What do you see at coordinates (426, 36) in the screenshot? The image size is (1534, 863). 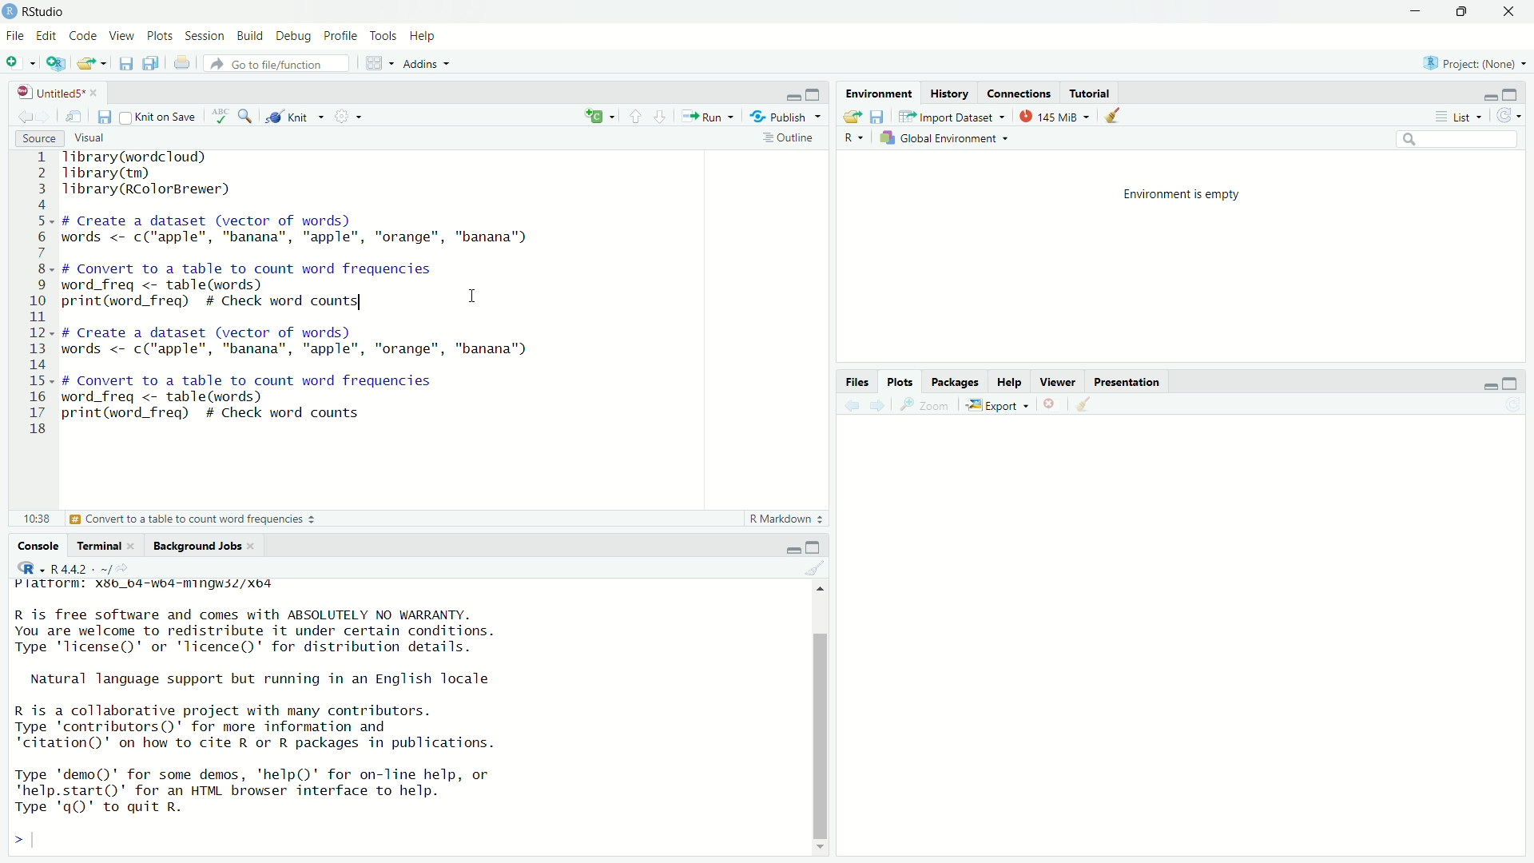 I see `Help` at bounding box center [426, 36].